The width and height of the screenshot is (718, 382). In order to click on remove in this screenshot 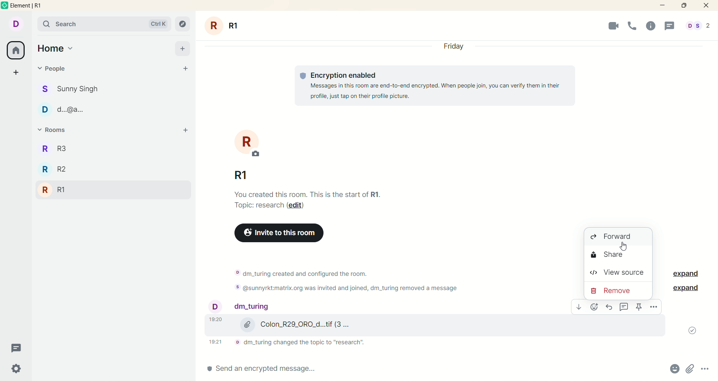, I will do `click(609, 290)`.